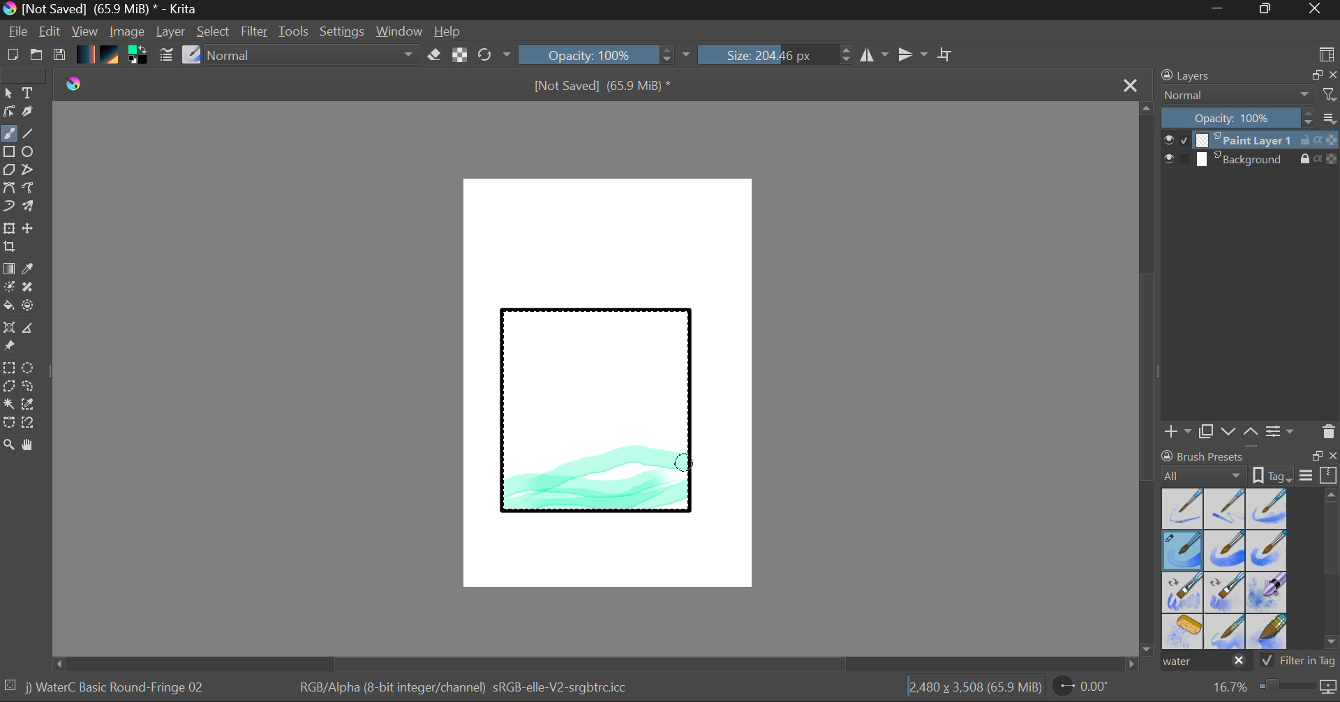 The height and width of the screenshot is (702, 1340). I want to click on Colorize Mask Tool, so click(10, 288).